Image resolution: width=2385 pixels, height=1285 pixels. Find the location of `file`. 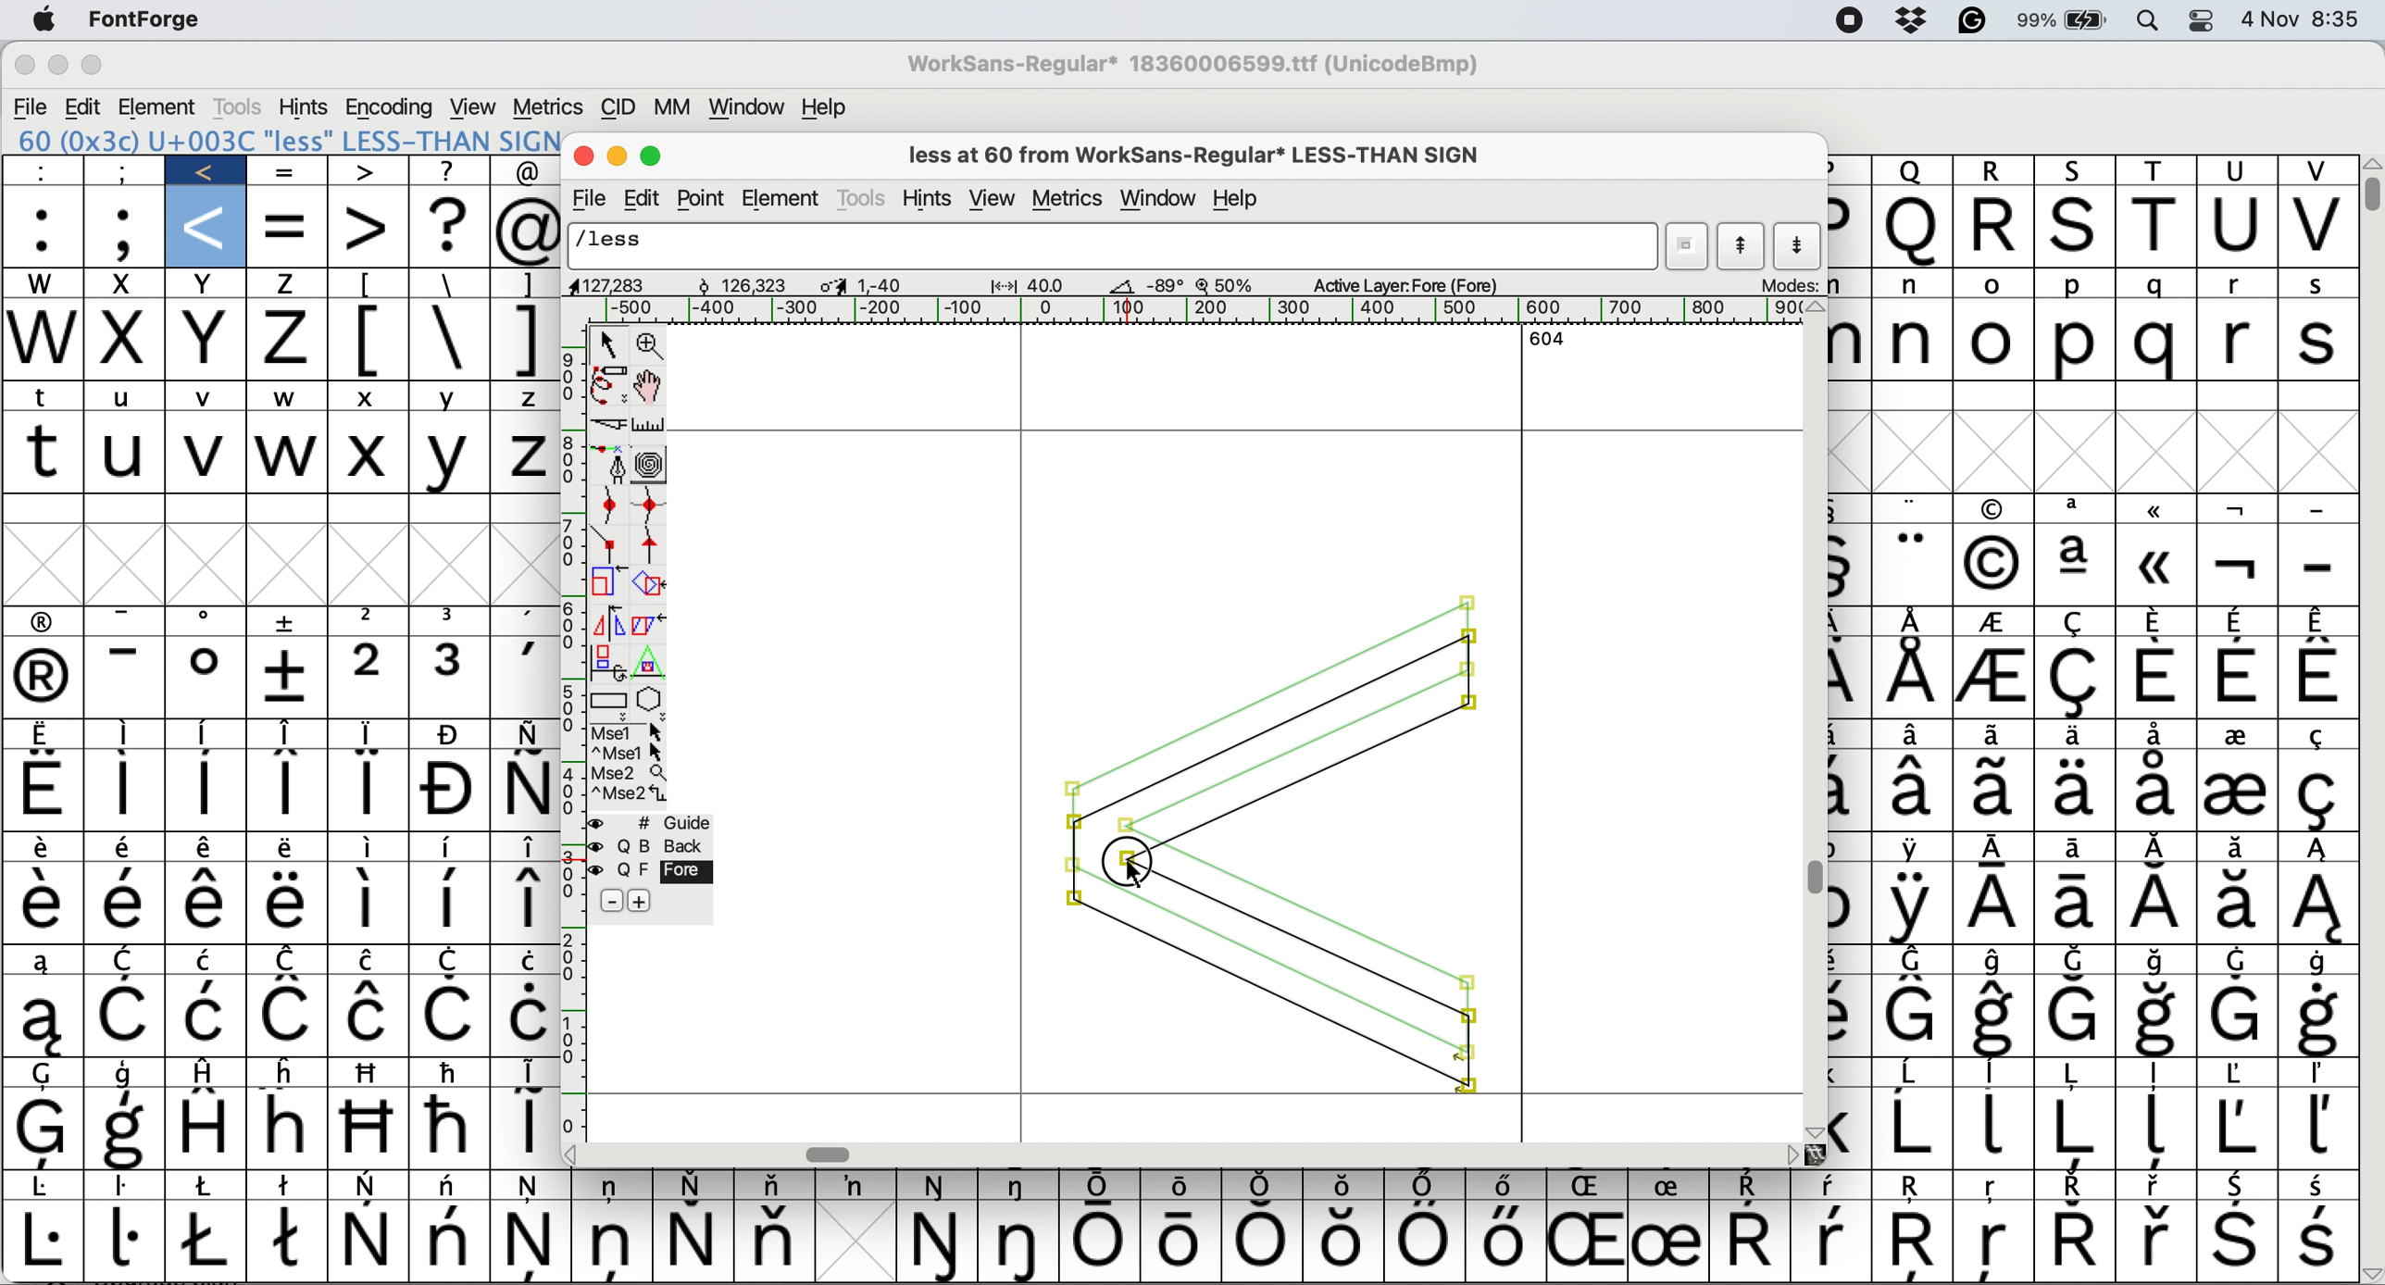

file is located at coordinates (32, 105).